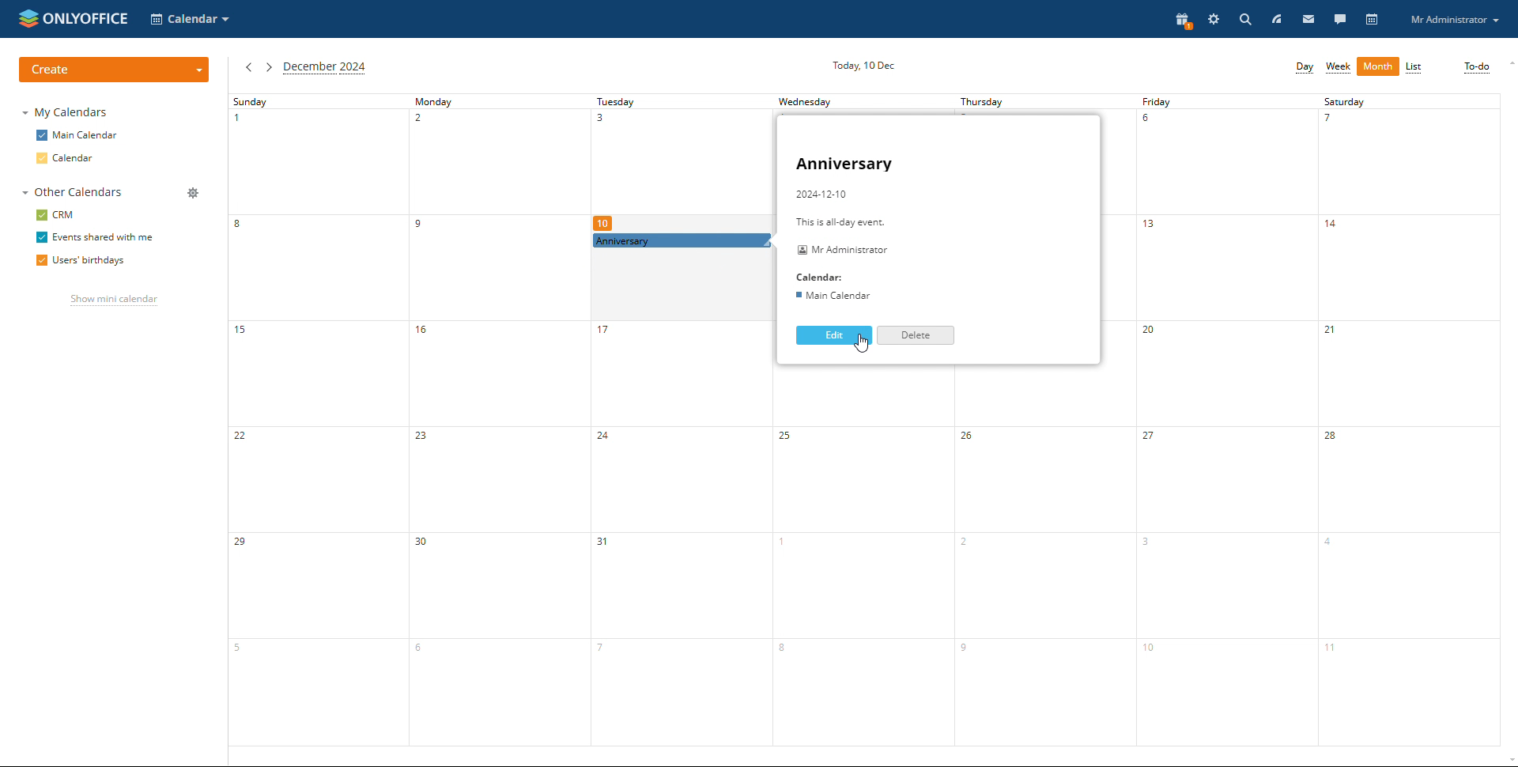  I want to click on calendar, so click(1373, 20).